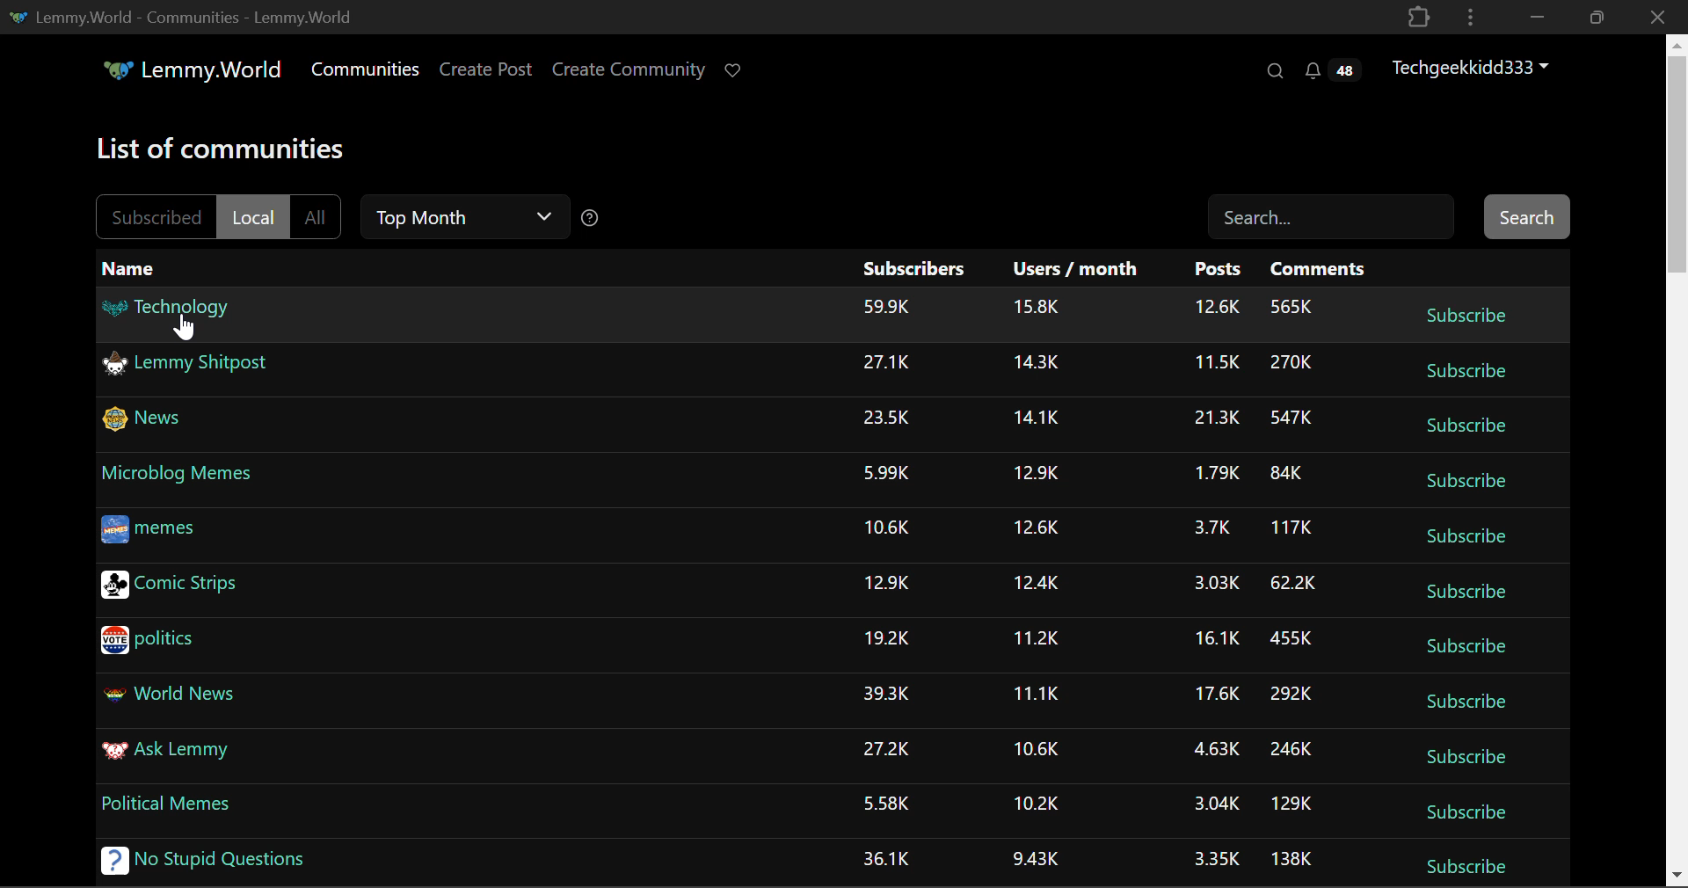 This screenshot has height=888, width=1688. I want to click on Scroll Bar, so click(1677, 456).